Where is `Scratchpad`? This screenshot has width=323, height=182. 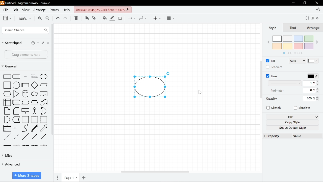 Scratchpad is located at coordinates (12, 43).